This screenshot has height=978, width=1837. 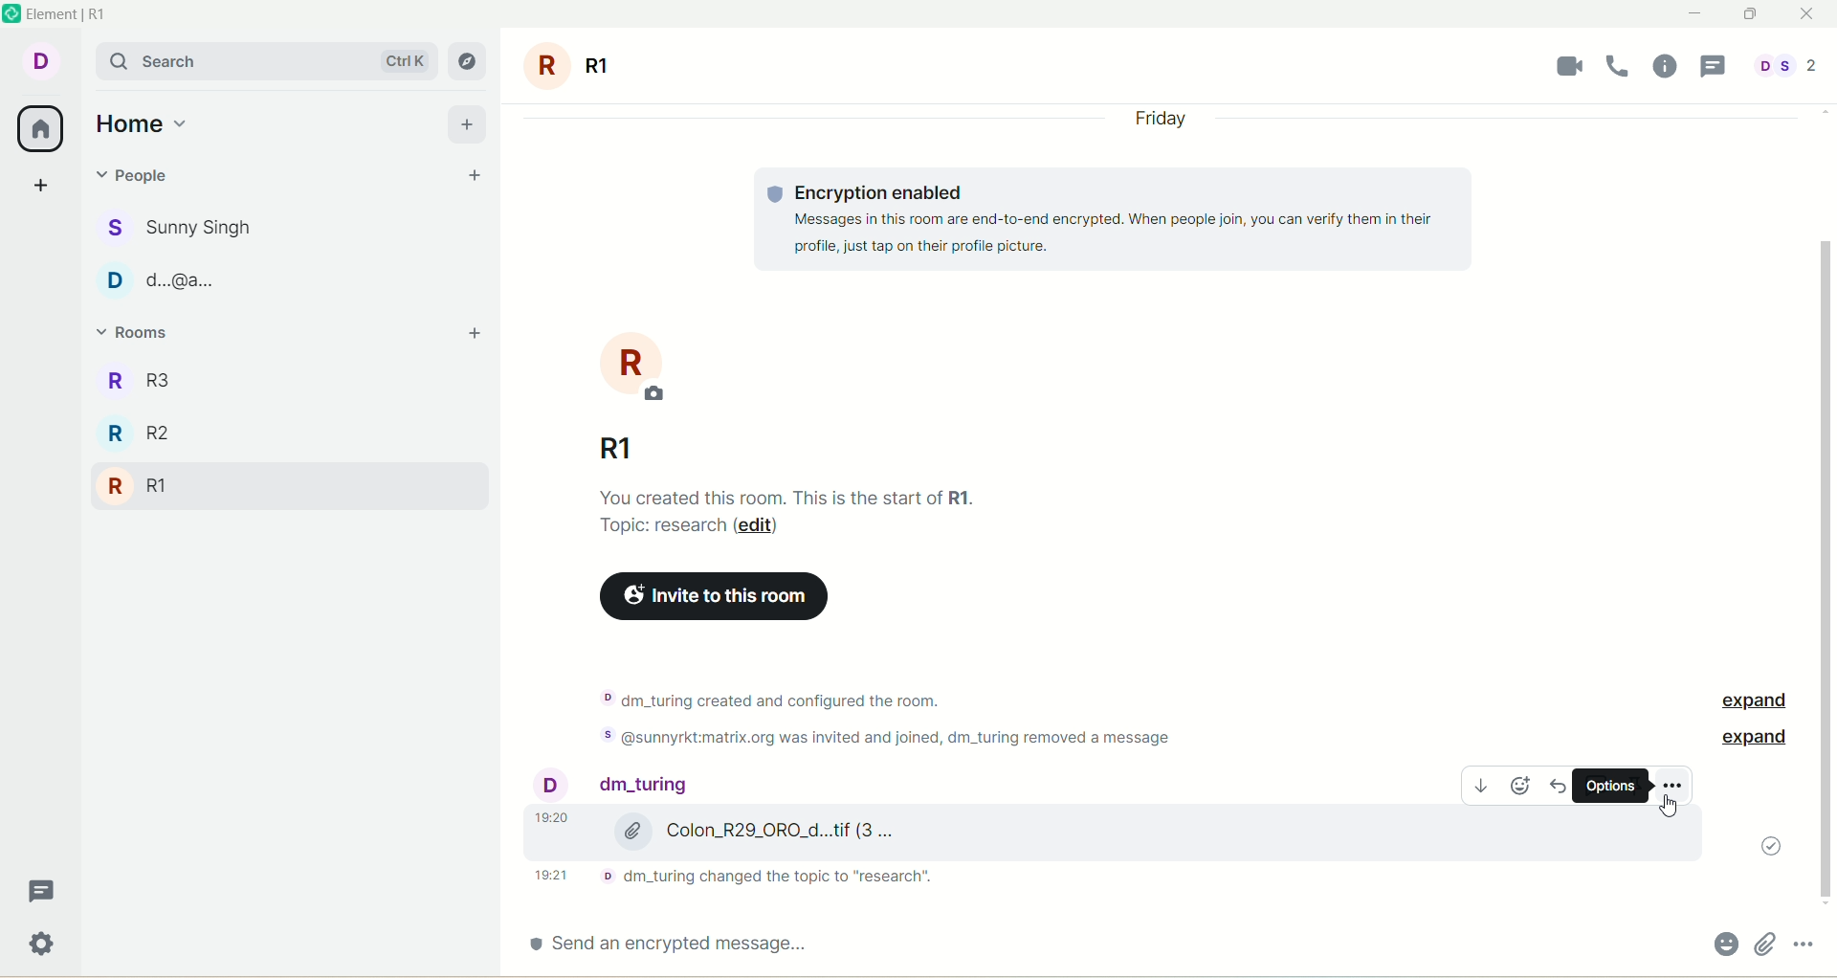 What do you see at coordinates (44, 181) in the screenshot?
I see `create a space` at bounding box center [44, 181].